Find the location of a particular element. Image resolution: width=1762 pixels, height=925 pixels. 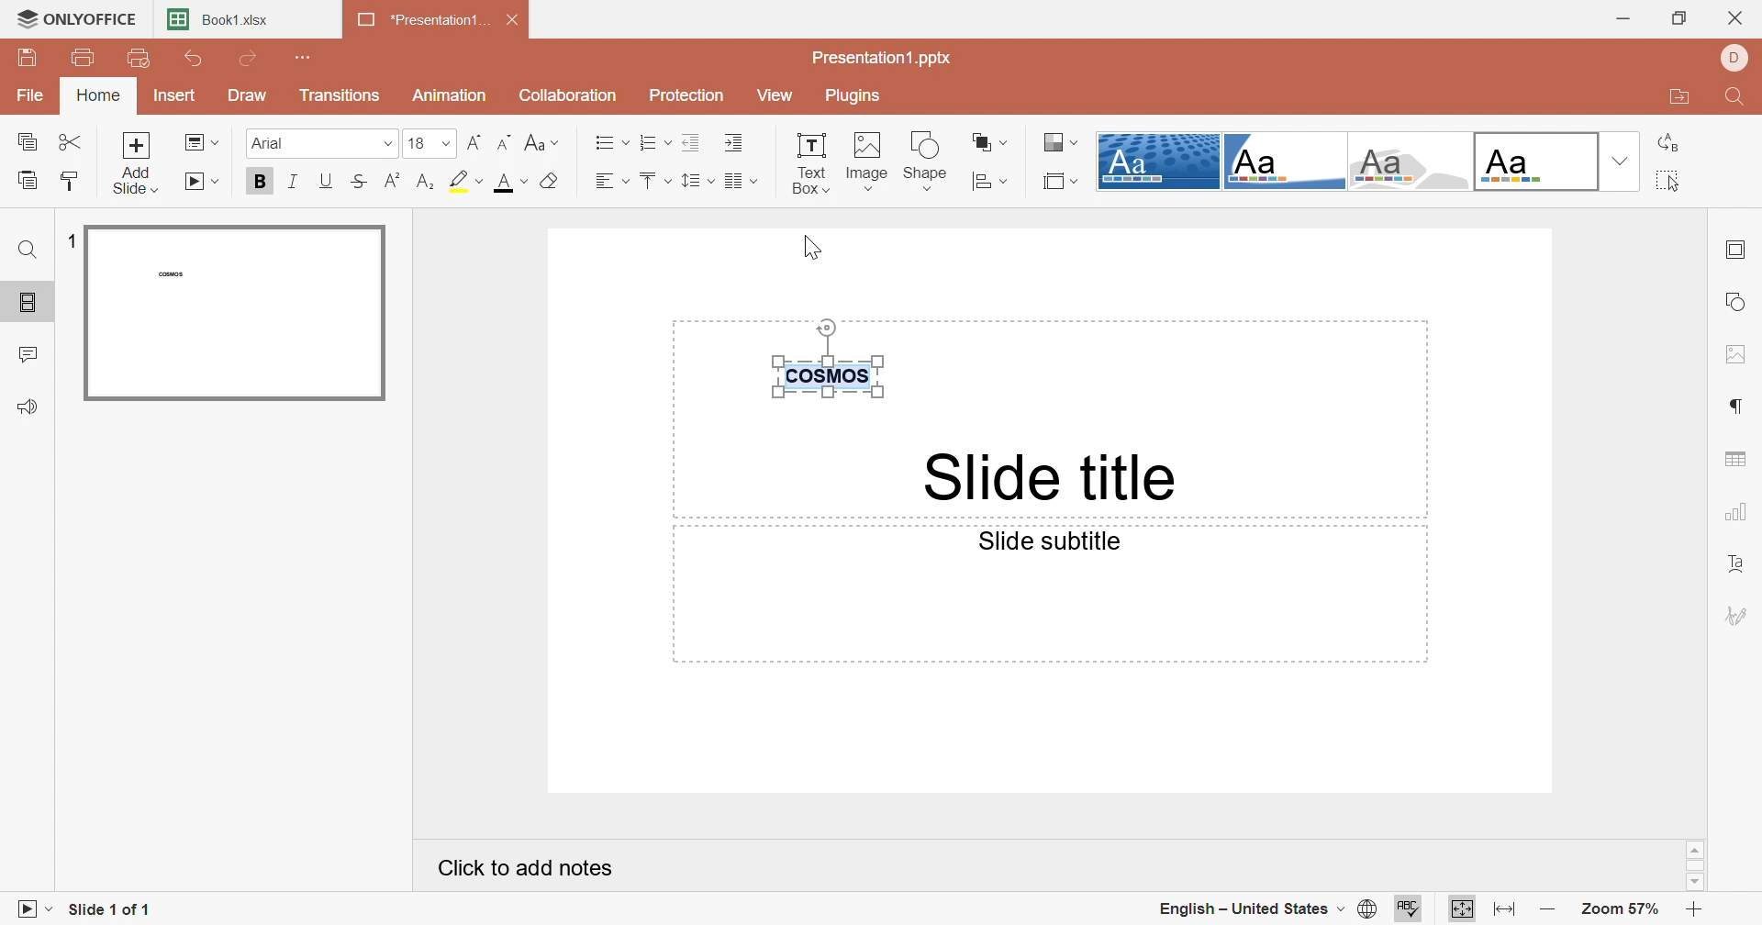

File is located at coordinates (31, 95).